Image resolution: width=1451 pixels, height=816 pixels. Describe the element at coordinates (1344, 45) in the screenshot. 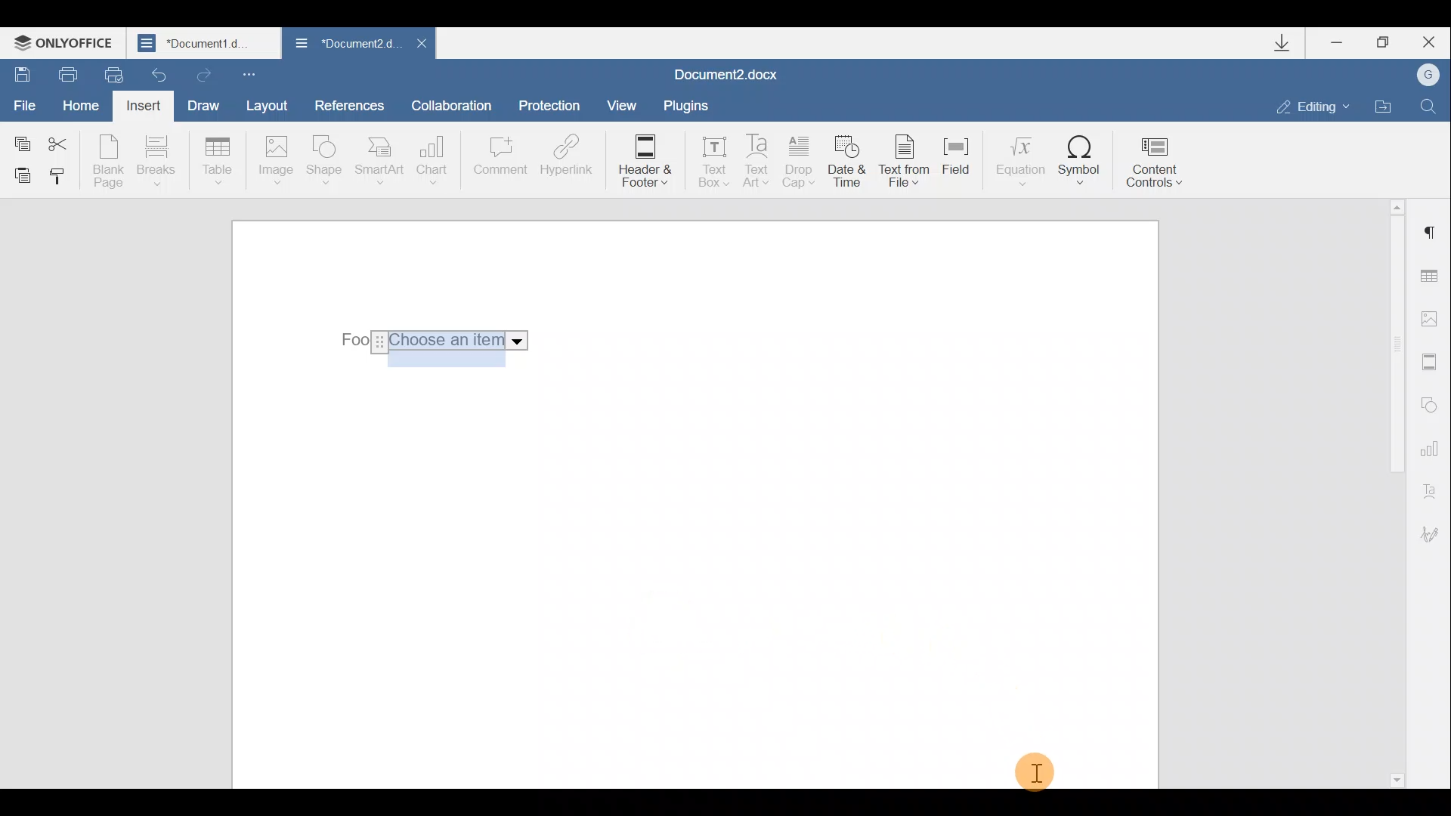

I see `Minimize` at that location.